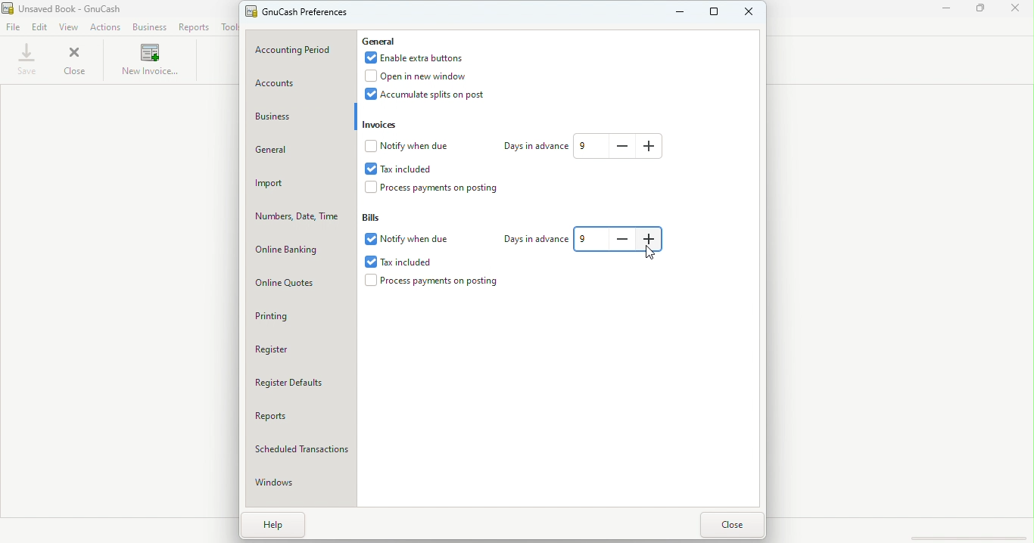 The width and height of the screenshot is (1034, 543). Describe the element at coordinates (425, 77) in the screenshot. I see `Open in new window` at that location.